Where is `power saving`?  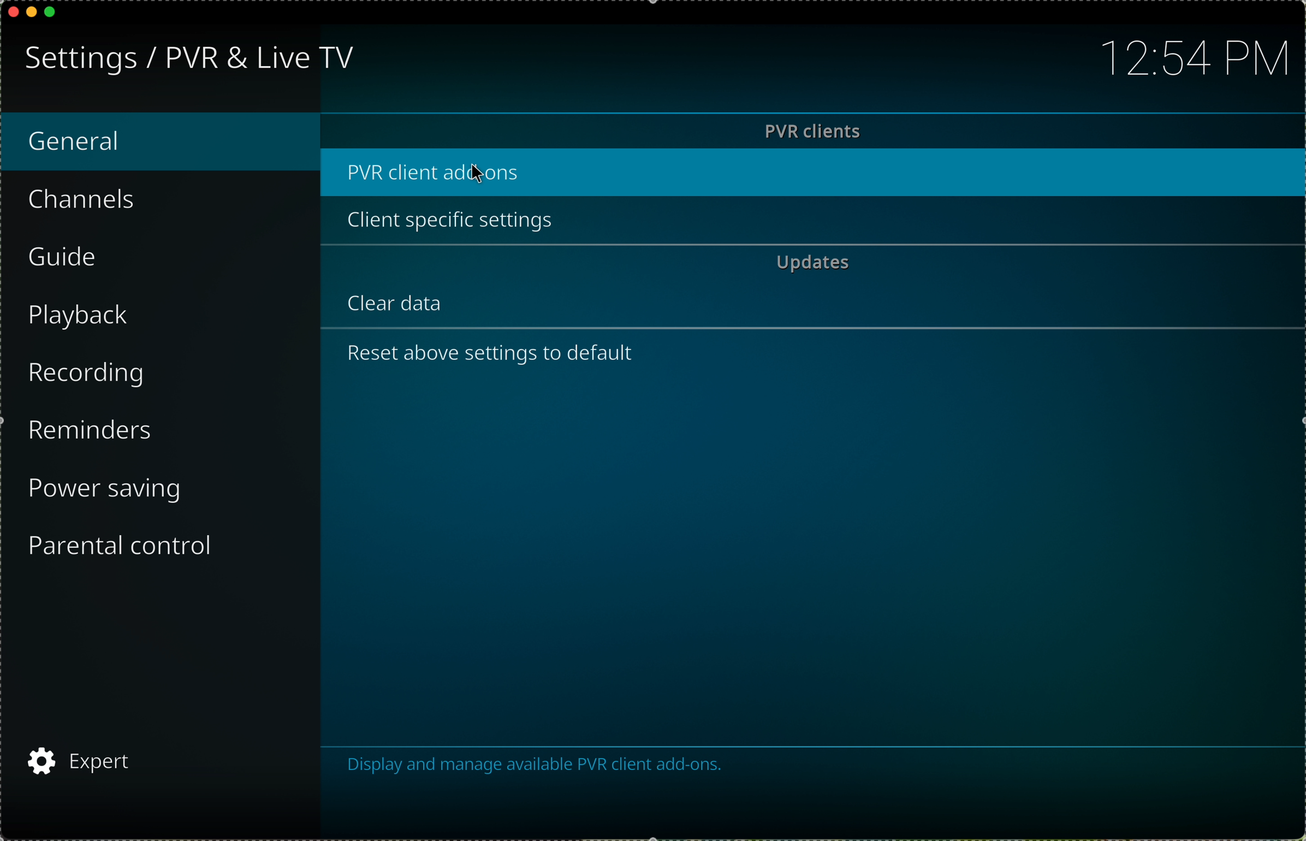
power saving is located at coordinates (105, 489).